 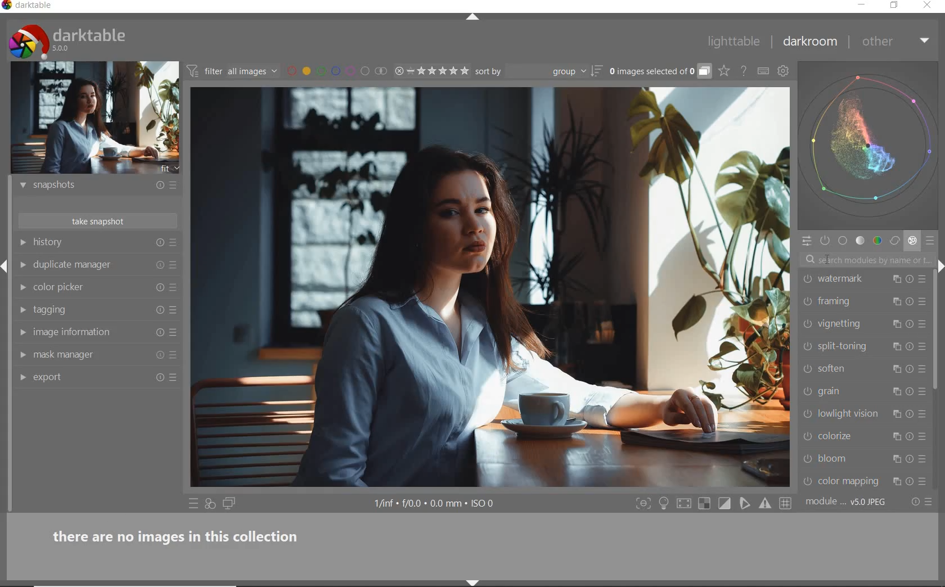 I want to click on reset, so click(x=910, y=369).